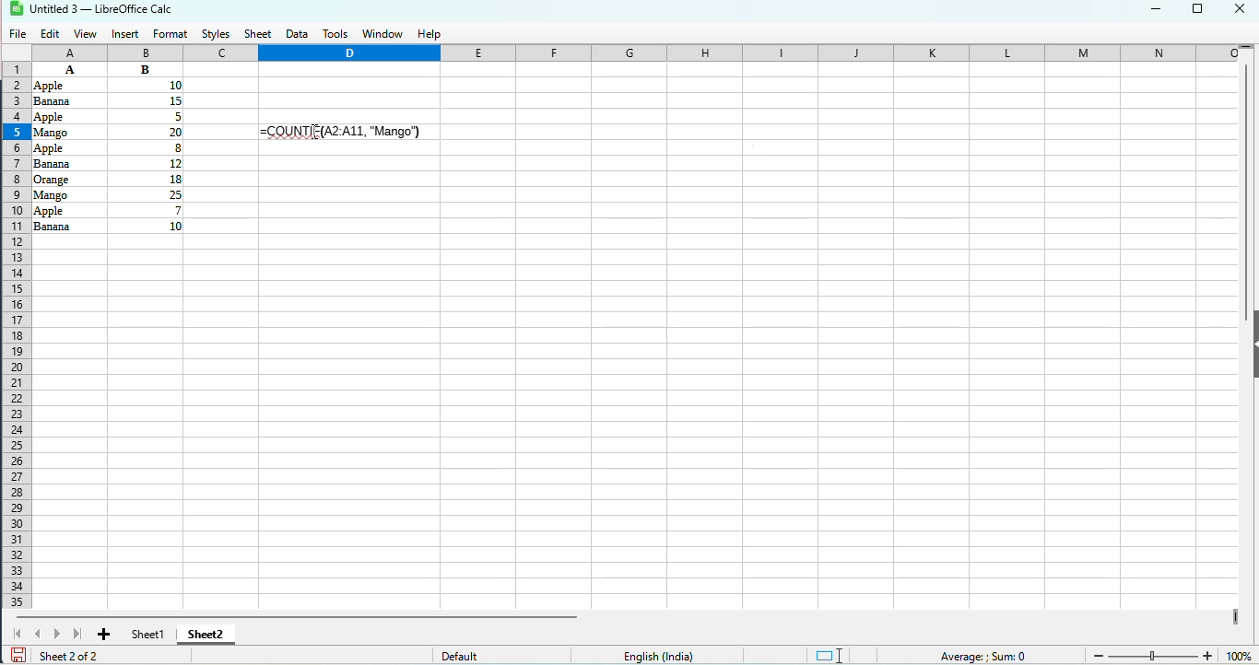 The width and height of the screenshot is (1259, 665). What do you see at coordinates (1197, 11) in the screenshot?
I see `maximize` at bounding box center [1197, 11].